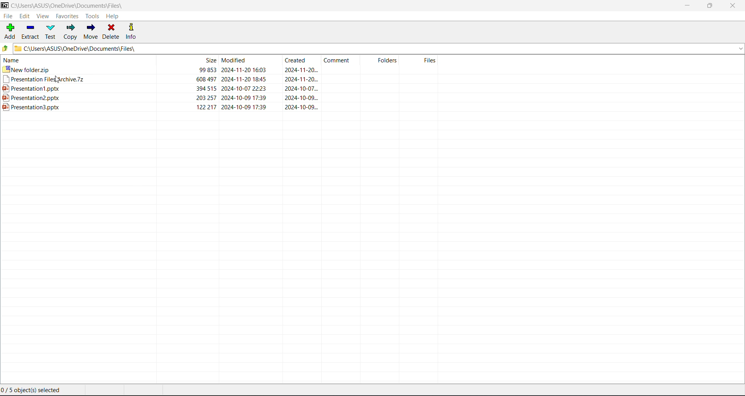  I want to click on Edit, so click(26, 16).